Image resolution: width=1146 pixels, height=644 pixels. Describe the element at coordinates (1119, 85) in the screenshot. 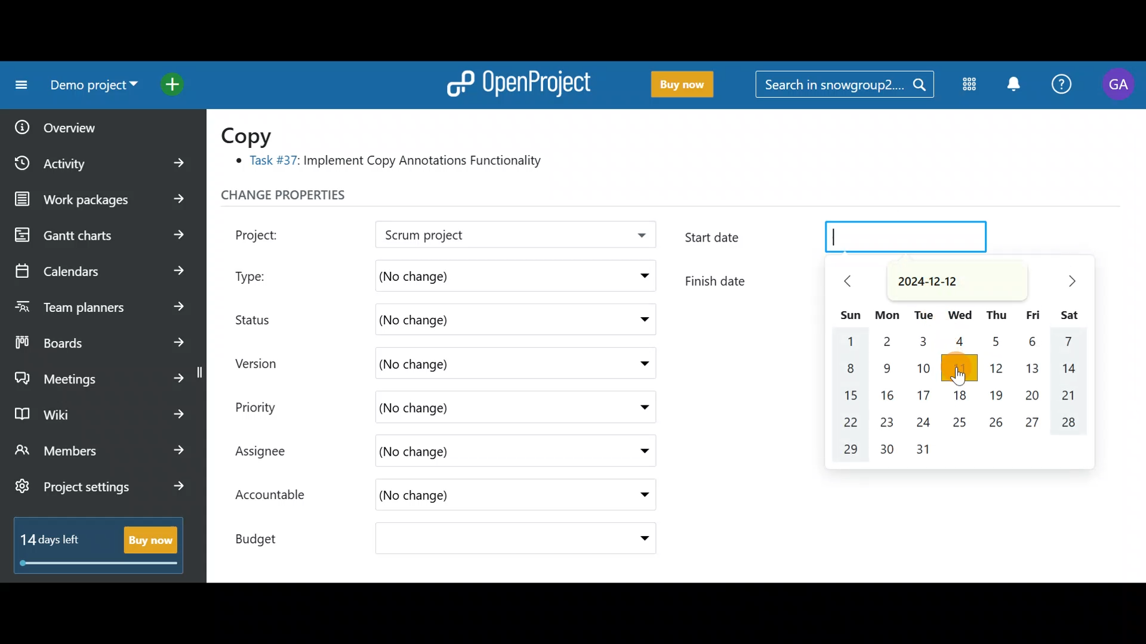

I see `Account name` at that location.